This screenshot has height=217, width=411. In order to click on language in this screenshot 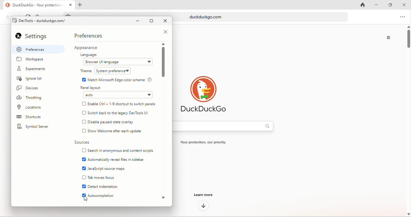, I will do `click(91, 55)`.